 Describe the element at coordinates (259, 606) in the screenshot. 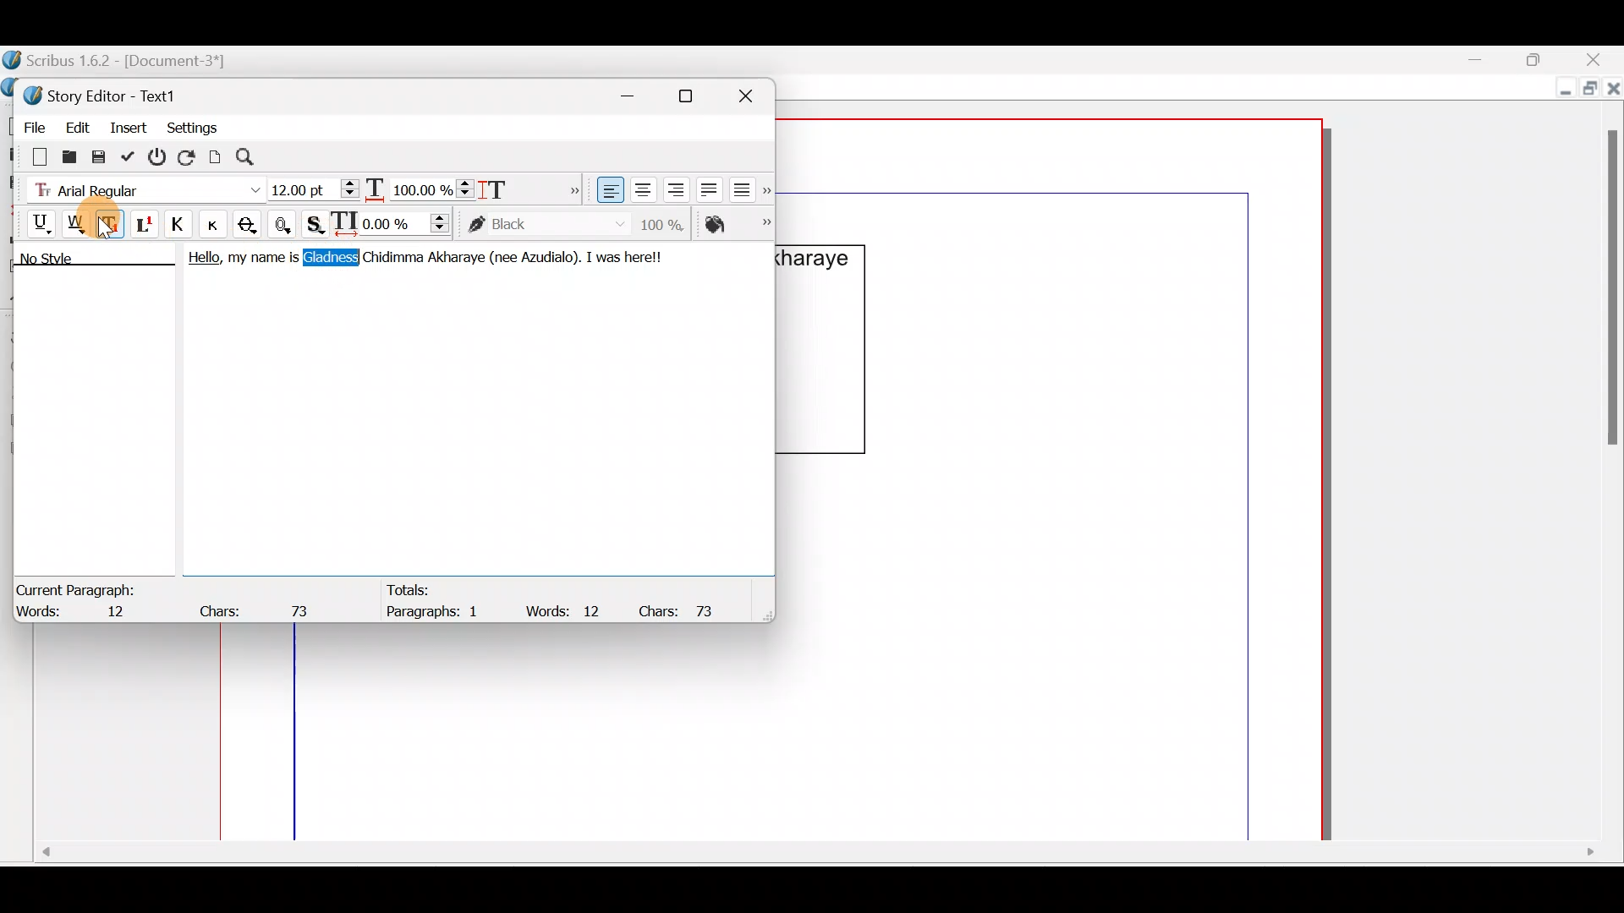

I see `Chars: 73` at that location.